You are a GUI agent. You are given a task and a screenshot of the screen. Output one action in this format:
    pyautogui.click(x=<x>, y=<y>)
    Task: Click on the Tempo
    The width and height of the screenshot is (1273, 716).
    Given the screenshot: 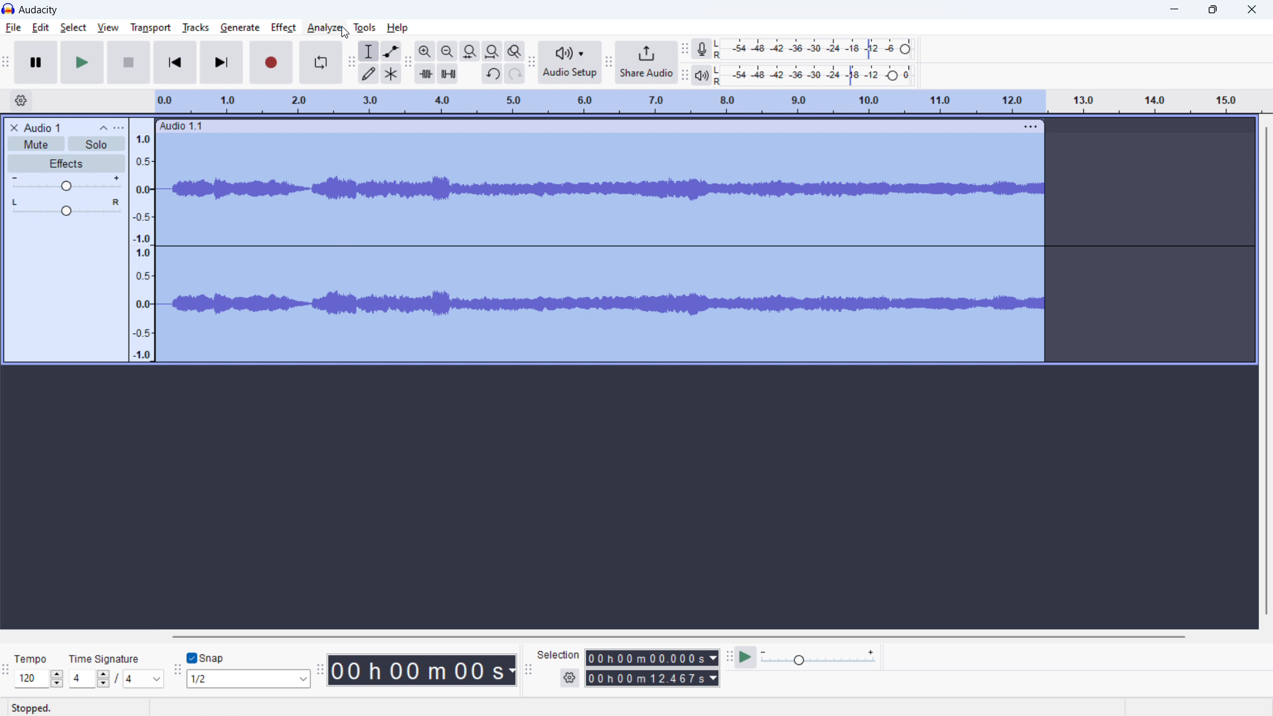 What is the action you would take?
    pyautogui.click(x=38, y=654)
    